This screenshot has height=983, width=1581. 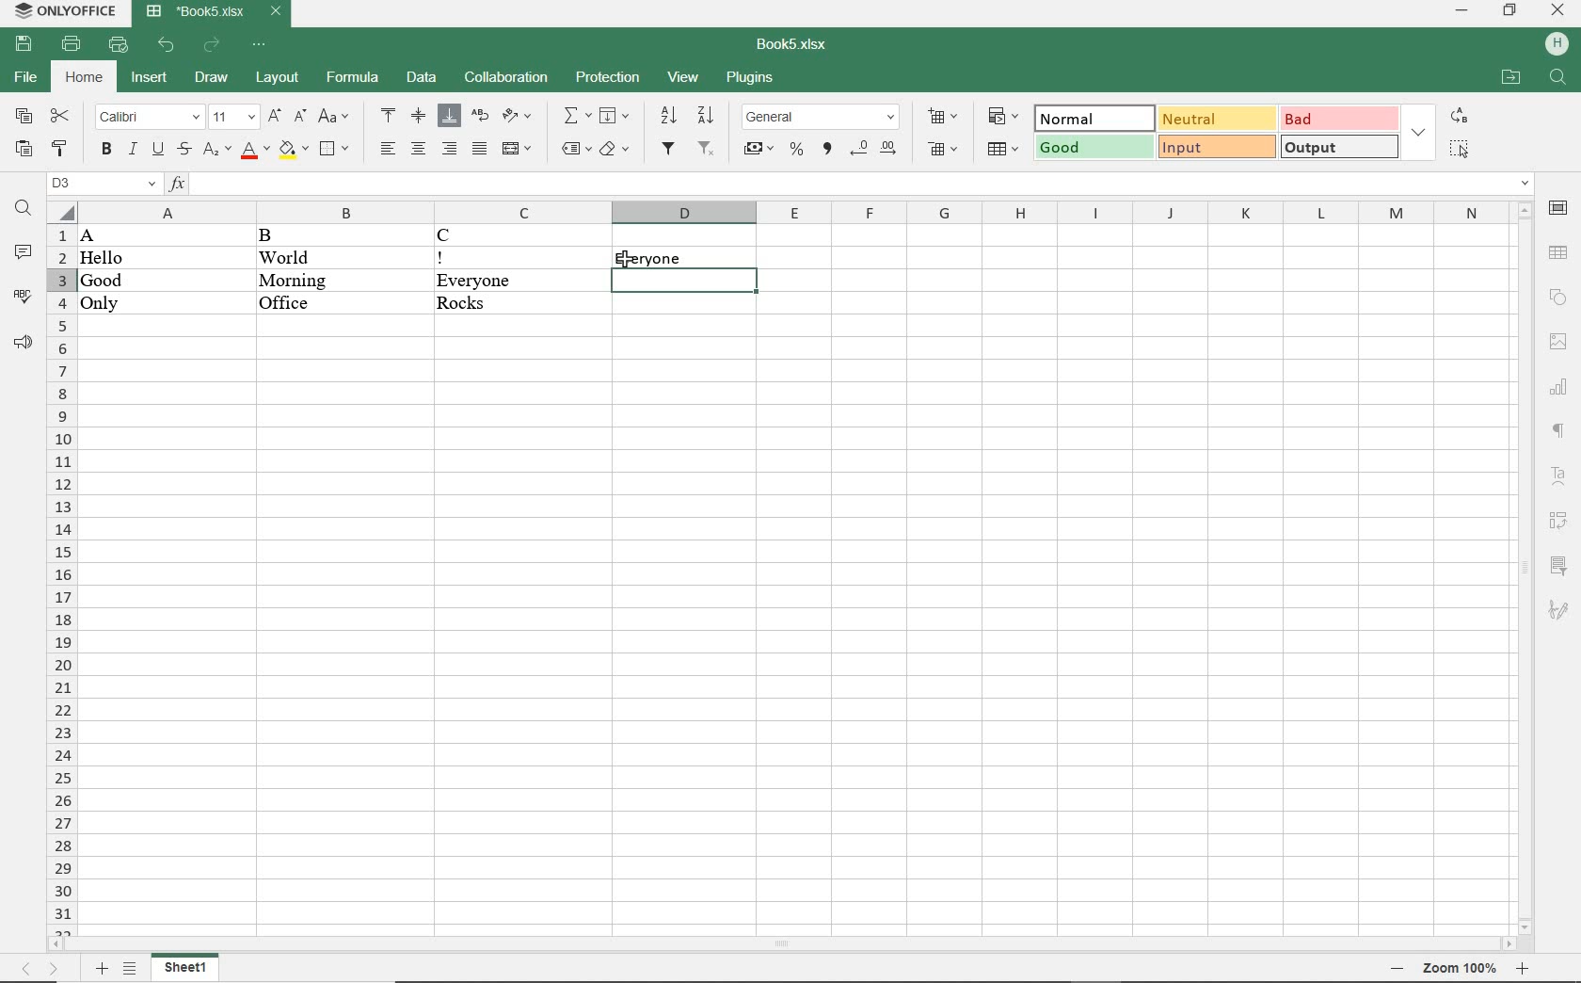 I want to click on add sheet, so click(x=101, y=967).